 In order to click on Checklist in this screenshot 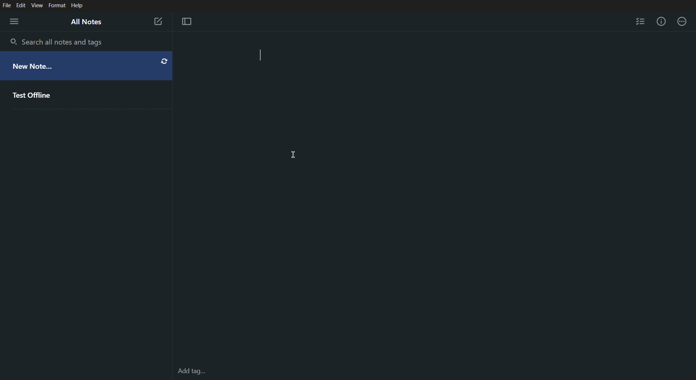, I will do `click(641, 22)`.